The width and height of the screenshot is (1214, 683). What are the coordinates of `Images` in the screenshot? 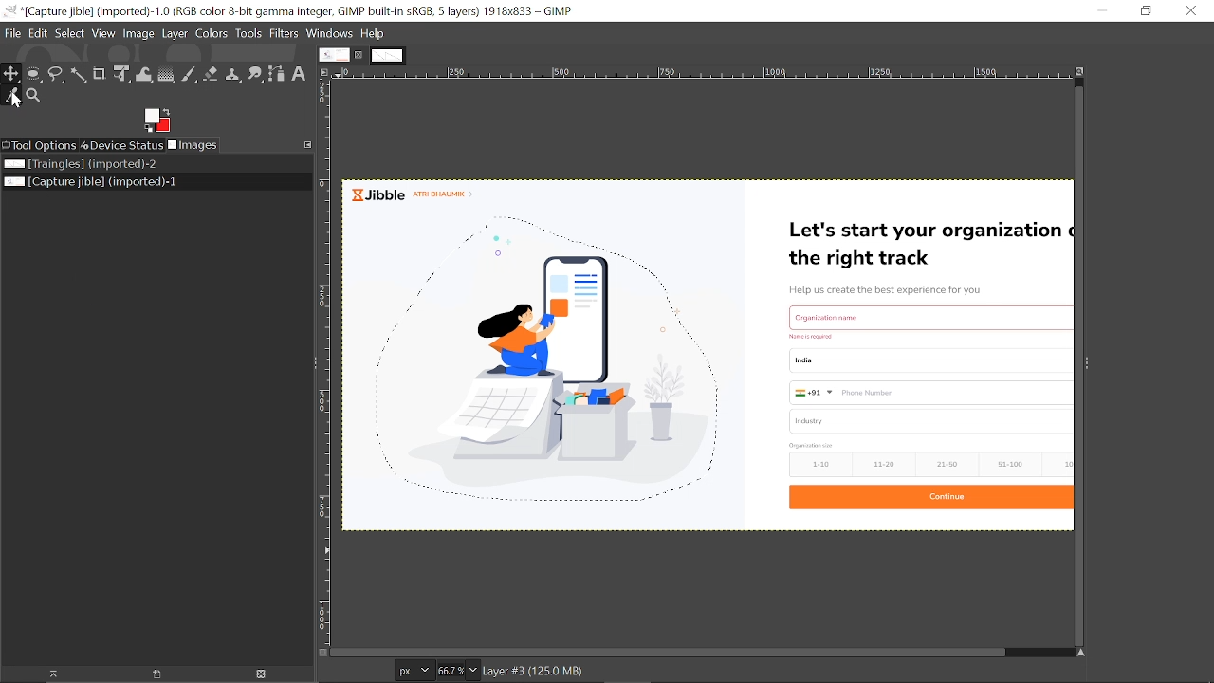 It's located at (193, 145).